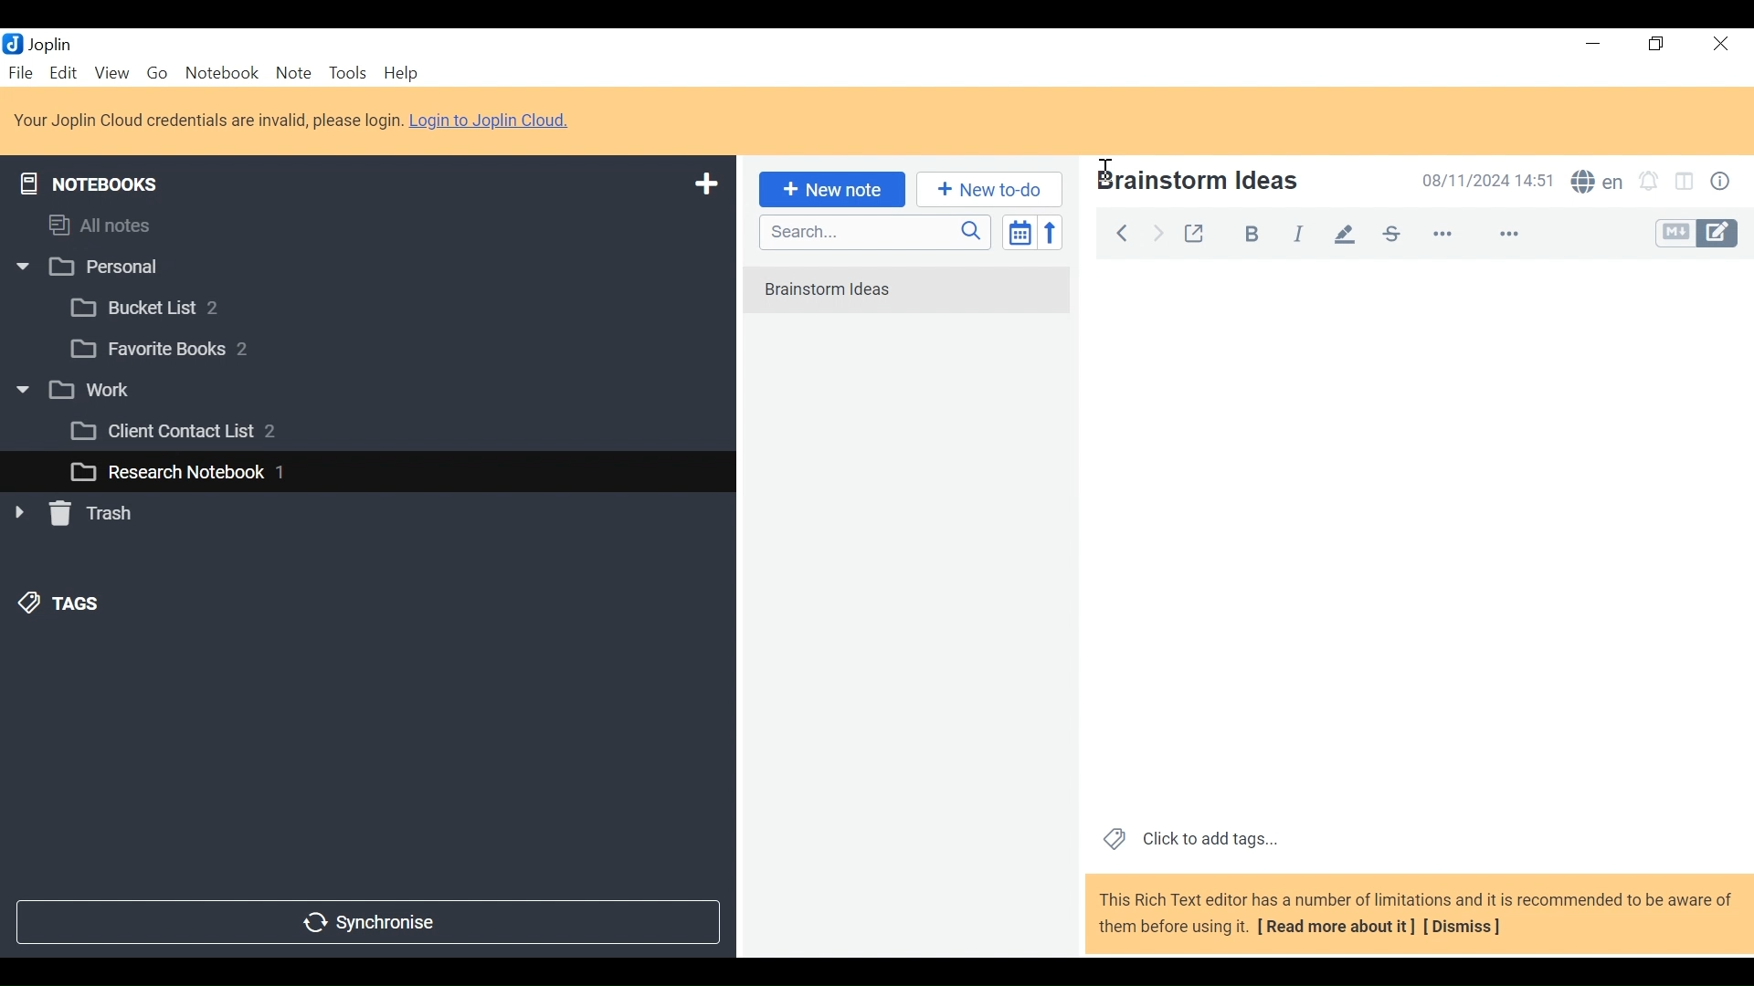  I want to click on Synchronize, so click(366, 920).